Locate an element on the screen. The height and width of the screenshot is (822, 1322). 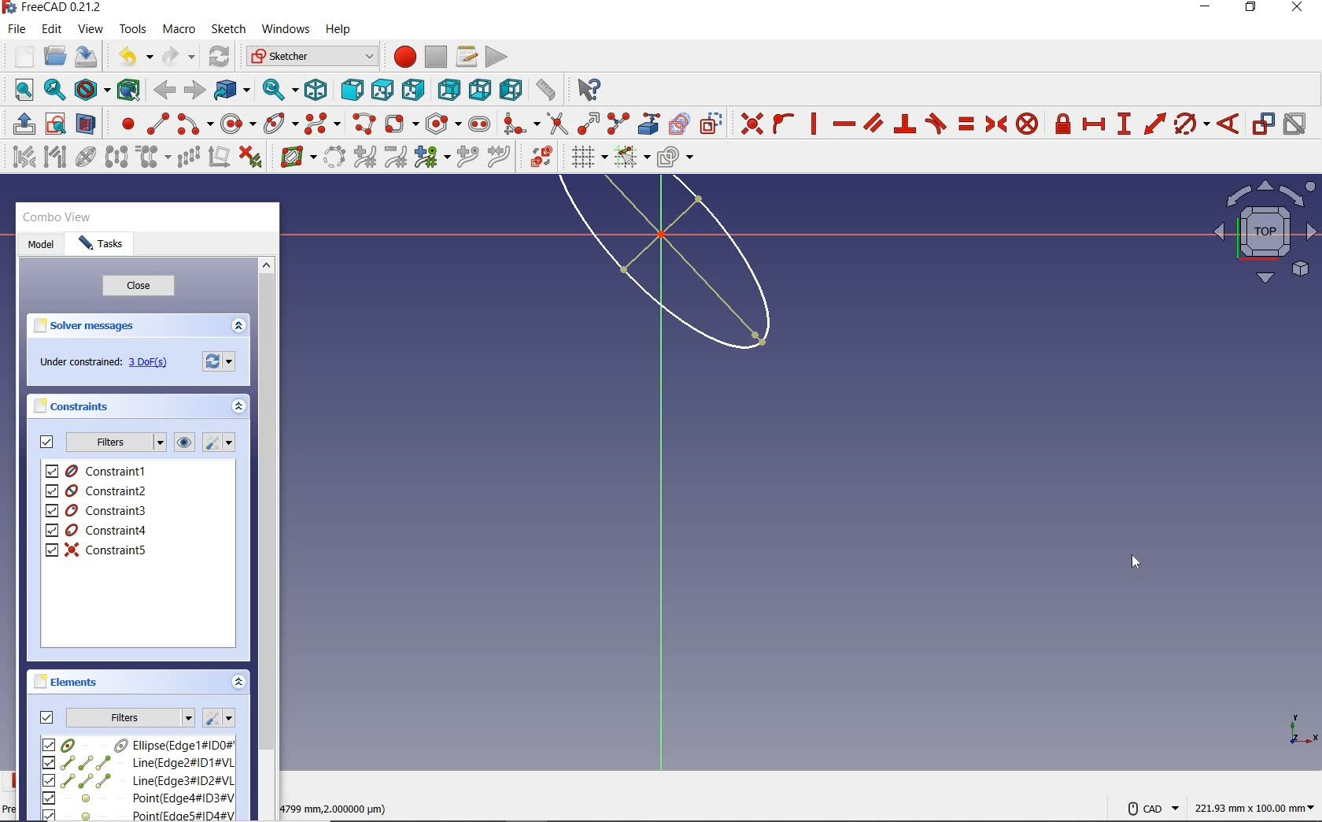
isometric is located at coordinates (316, 89).